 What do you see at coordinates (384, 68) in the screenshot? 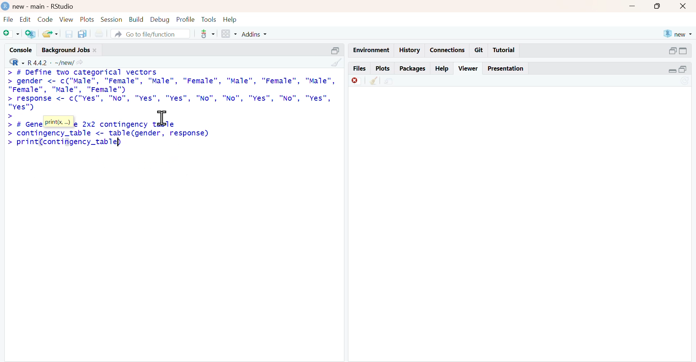
I see `plots` at bounding box center [384, 68].